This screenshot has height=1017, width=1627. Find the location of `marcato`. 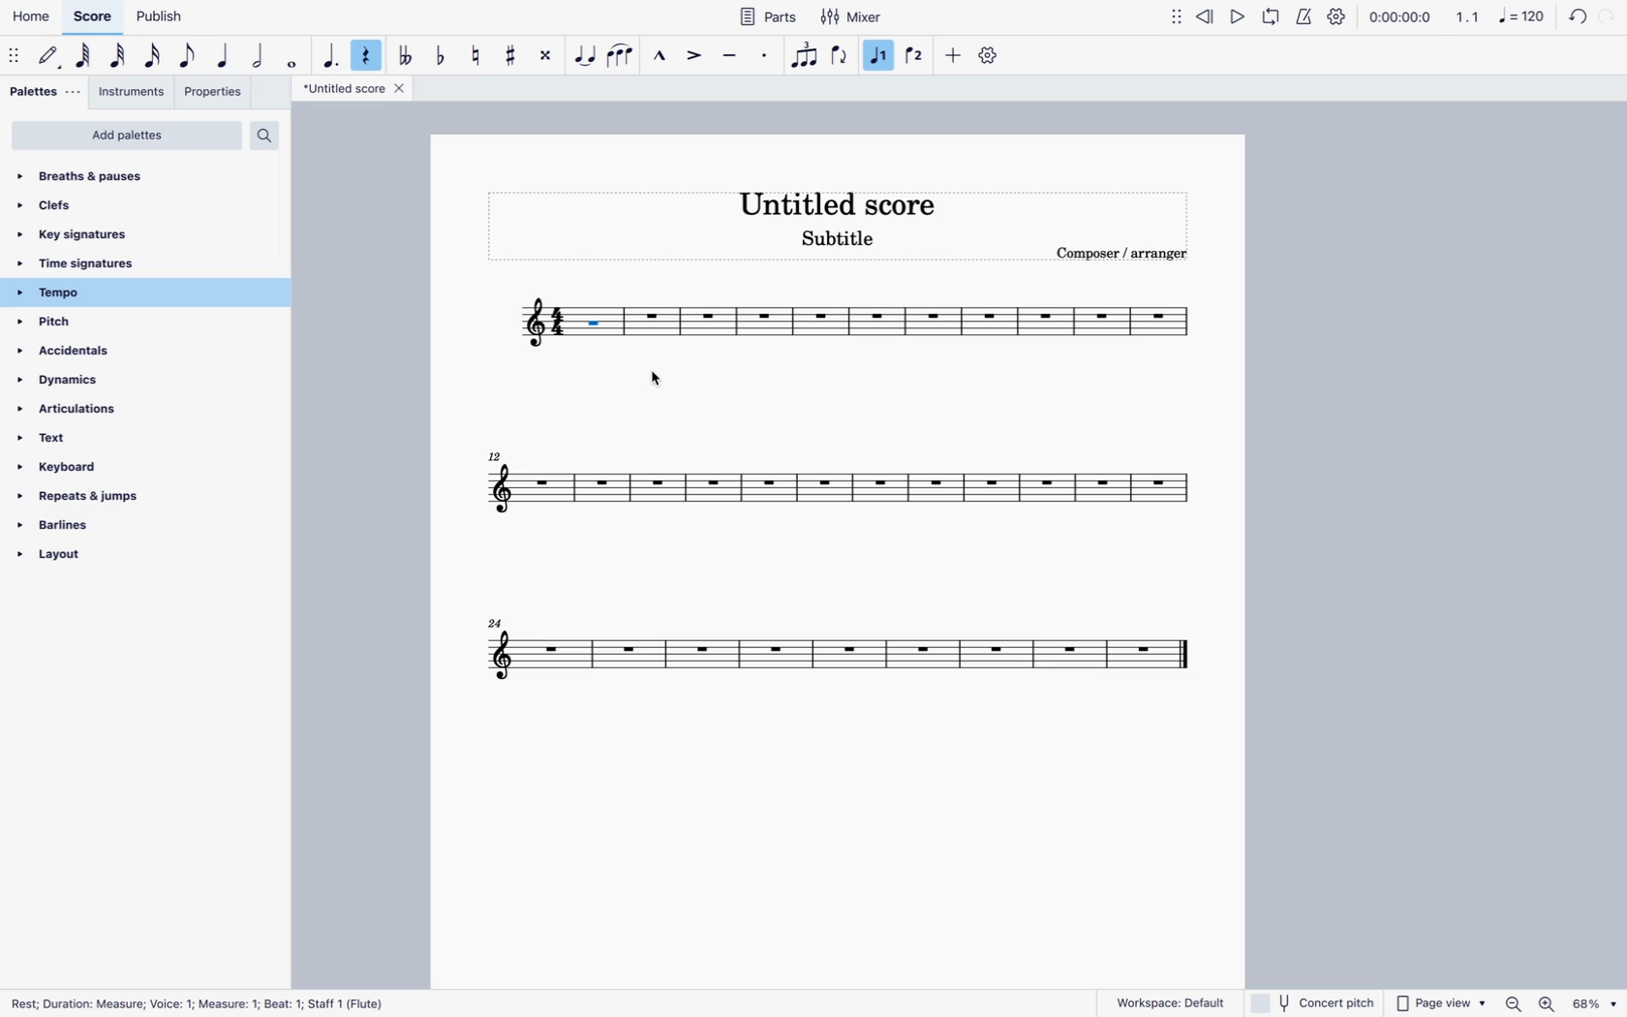

marcato is located at coordinates (659, 58).